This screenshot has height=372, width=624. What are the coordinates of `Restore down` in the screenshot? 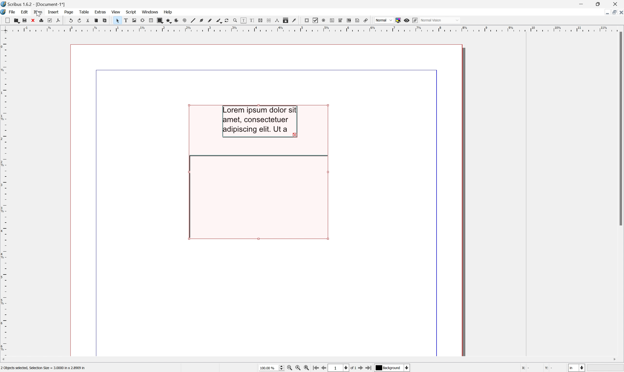 It's located at (612, 12).